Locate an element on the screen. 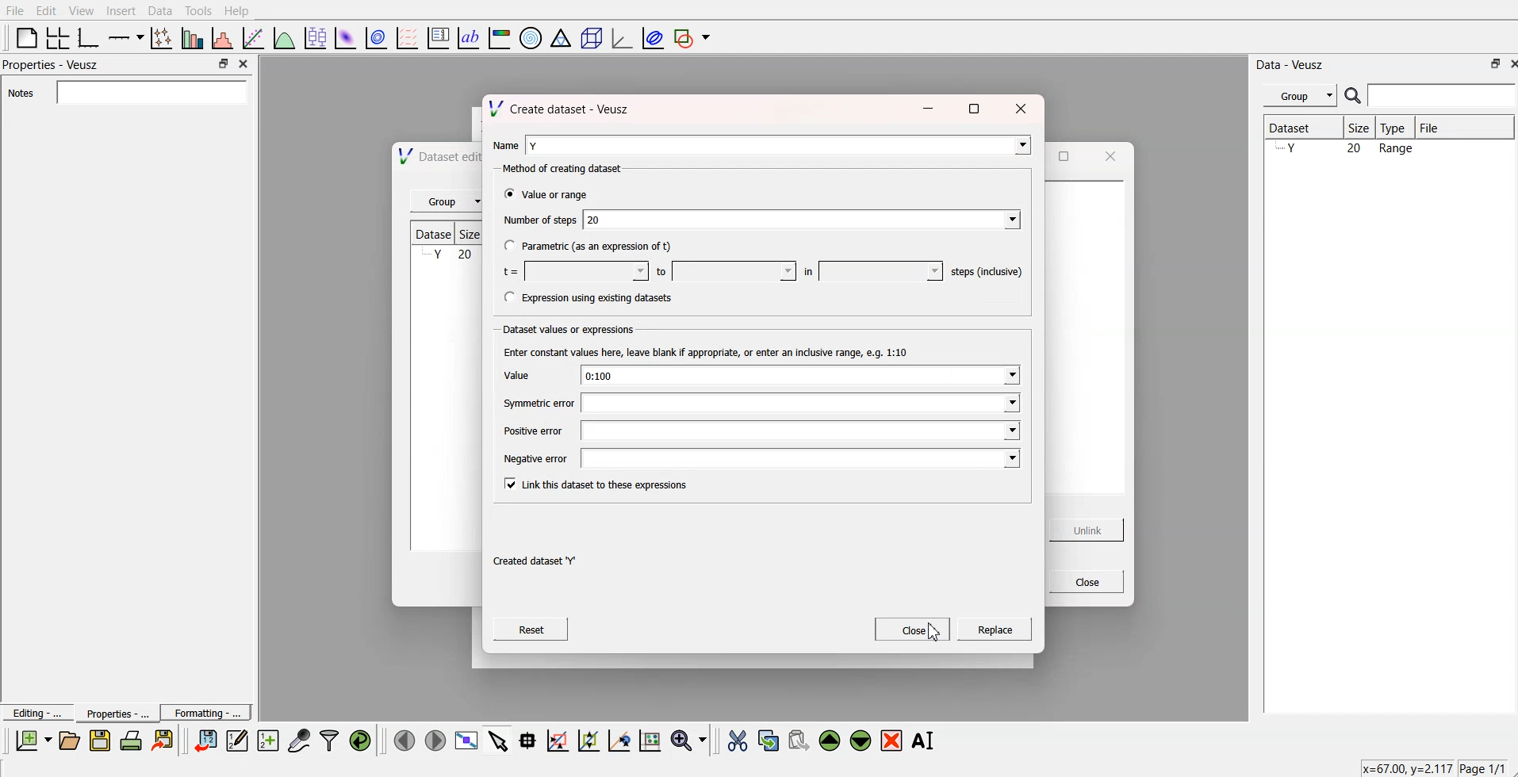 This screenshot has width=1518, height=777. cursor is located at coordinates (933, 633).